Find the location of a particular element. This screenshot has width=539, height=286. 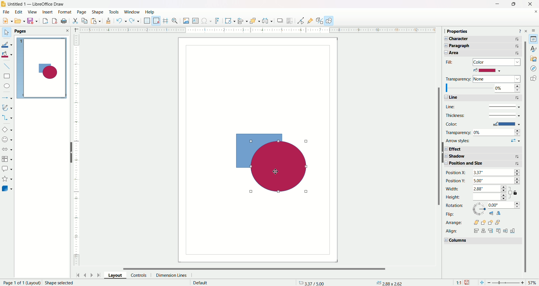

effect is located at coordinates (483, 149).